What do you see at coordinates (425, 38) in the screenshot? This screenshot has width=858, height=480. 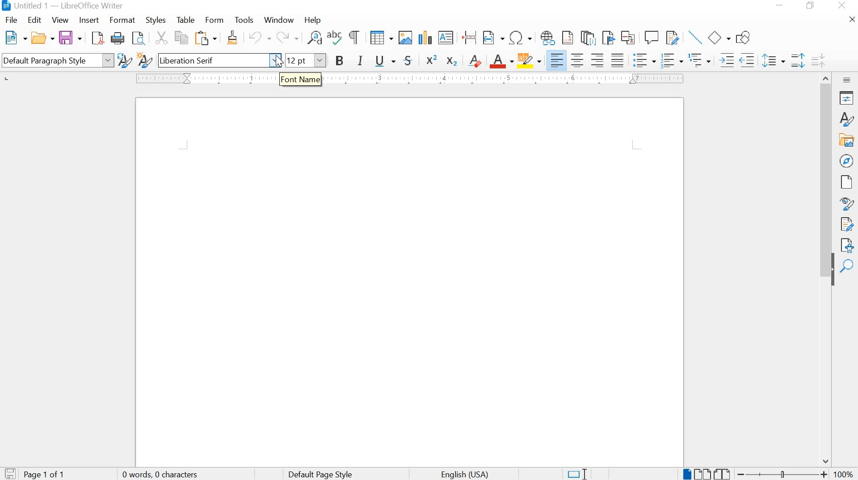 I see `INSERT CHAT` at bounding box center [425, 38].